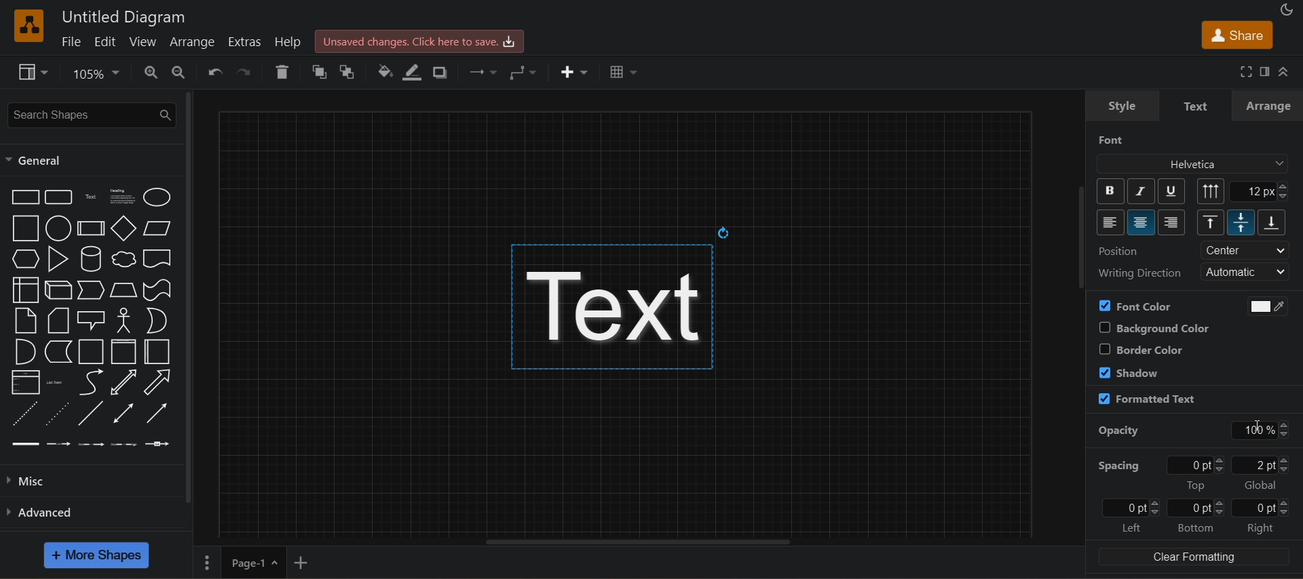  What do you see at coordinates (35, 73) in the screenshot?
I see `view` at bounding box center [35, 73].